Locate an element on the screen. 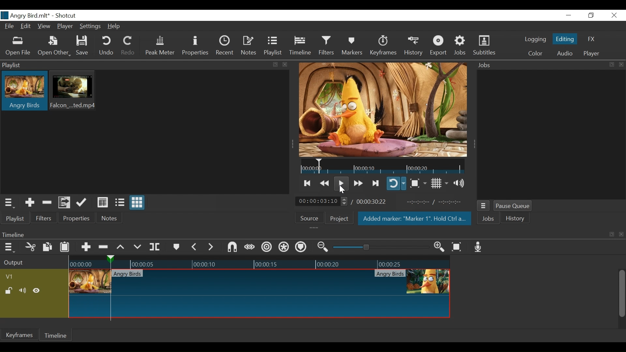  Toggle Zoom is located at coordinates (418, 183).